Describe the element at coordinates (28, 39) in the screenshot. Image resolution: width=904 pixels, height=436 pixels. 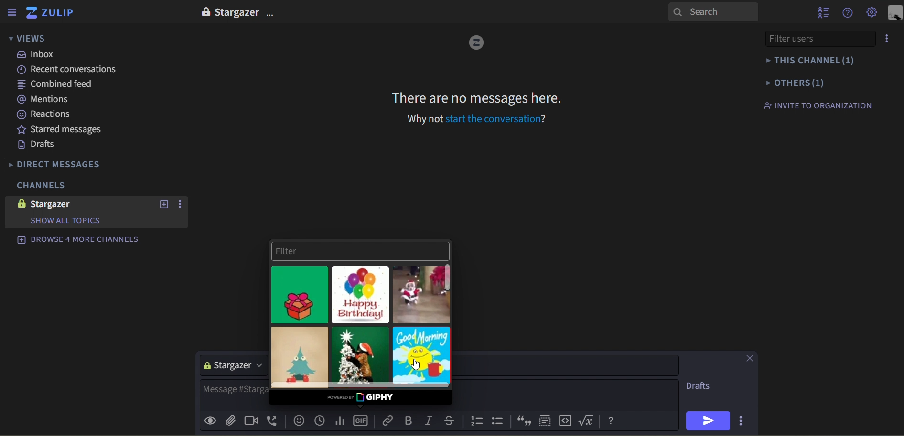
I see `views` at that location.